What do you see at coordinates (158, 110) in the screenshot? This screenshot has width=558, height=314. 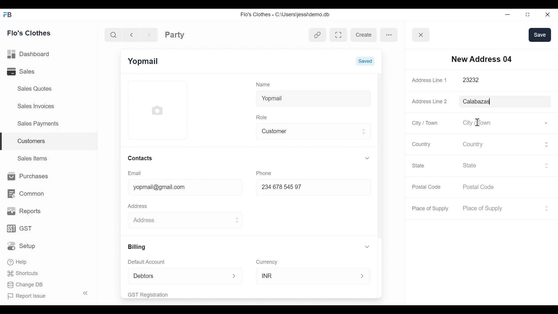 I see `Profile Picture` at bounding box center [158, 110].